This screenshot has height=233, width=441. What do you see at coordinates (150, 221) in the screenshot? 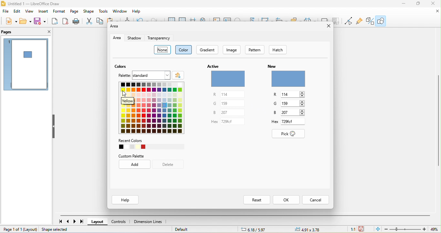
I see `dimension lines` at bounding box center [150, 221].